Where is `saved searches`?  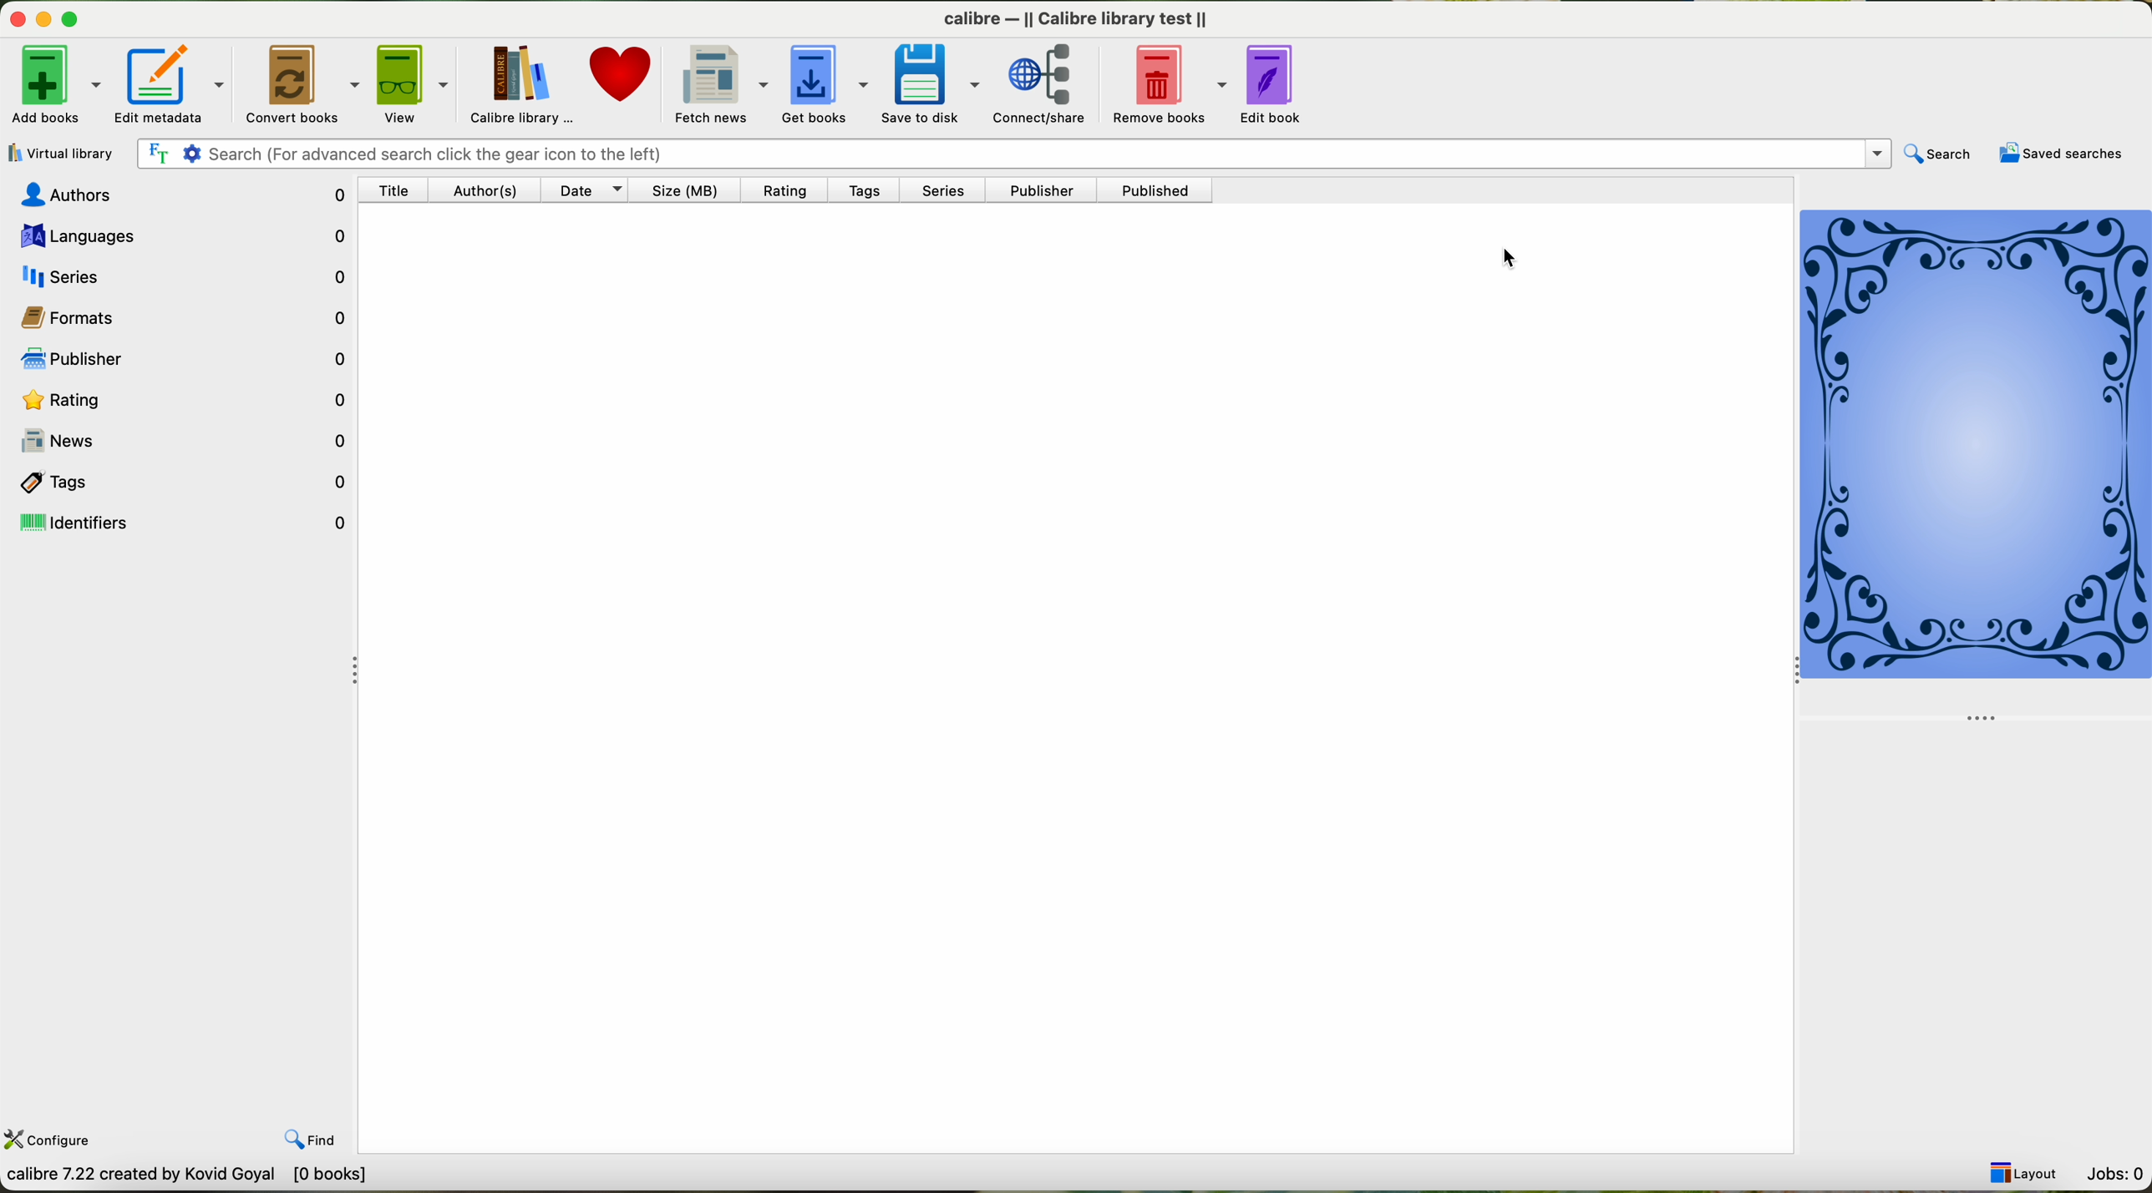 saved searches is located at coordinates (2066, 154).